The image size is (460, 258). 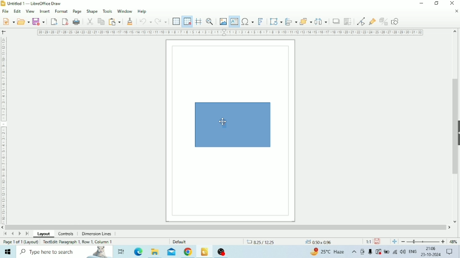 What do you see at coordinates (96, 234) in the screenshot?
I see `Dimension Lines` at bounding box center [96, 234].